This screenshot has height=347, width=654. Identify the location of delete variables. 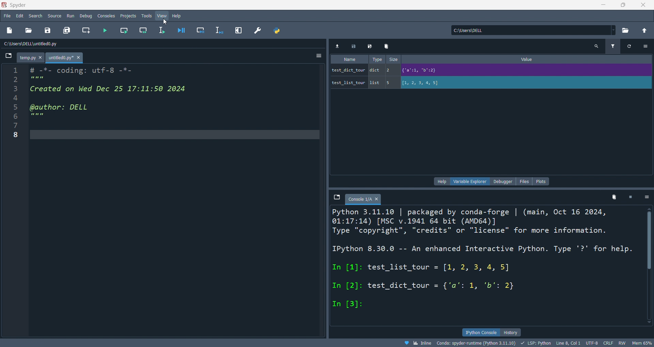
(613, 198).